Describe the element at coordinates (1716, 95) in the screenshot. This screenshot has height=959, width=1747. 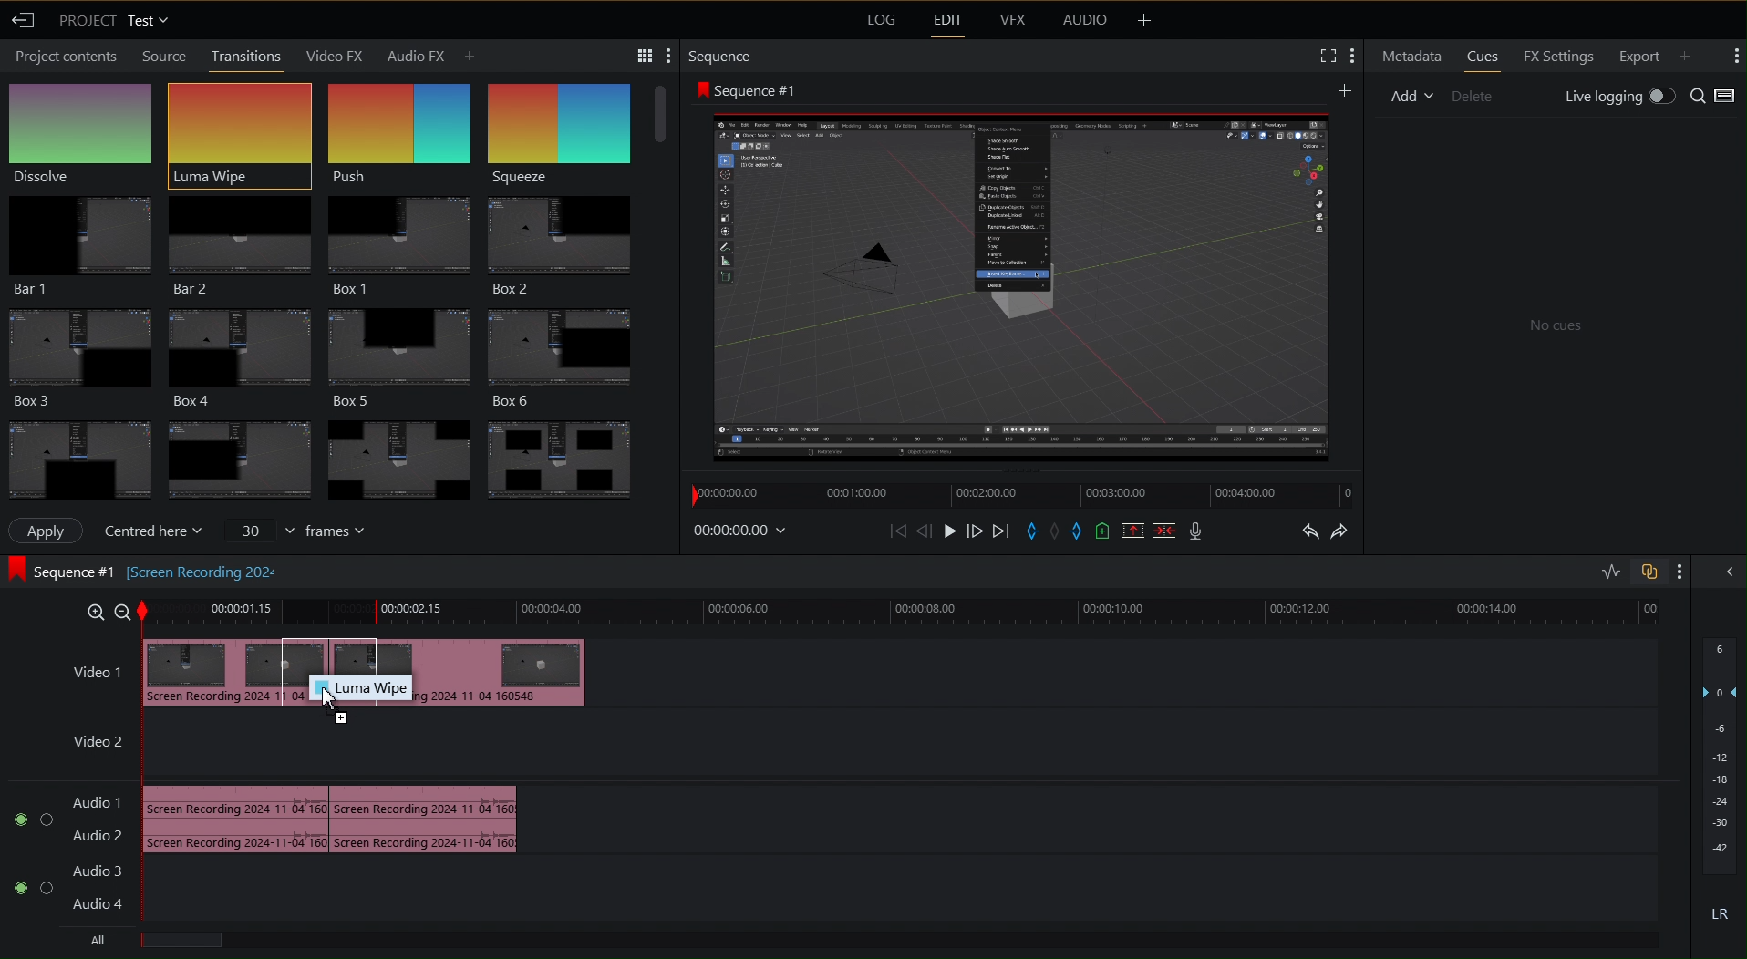
I see `Search` at that location.